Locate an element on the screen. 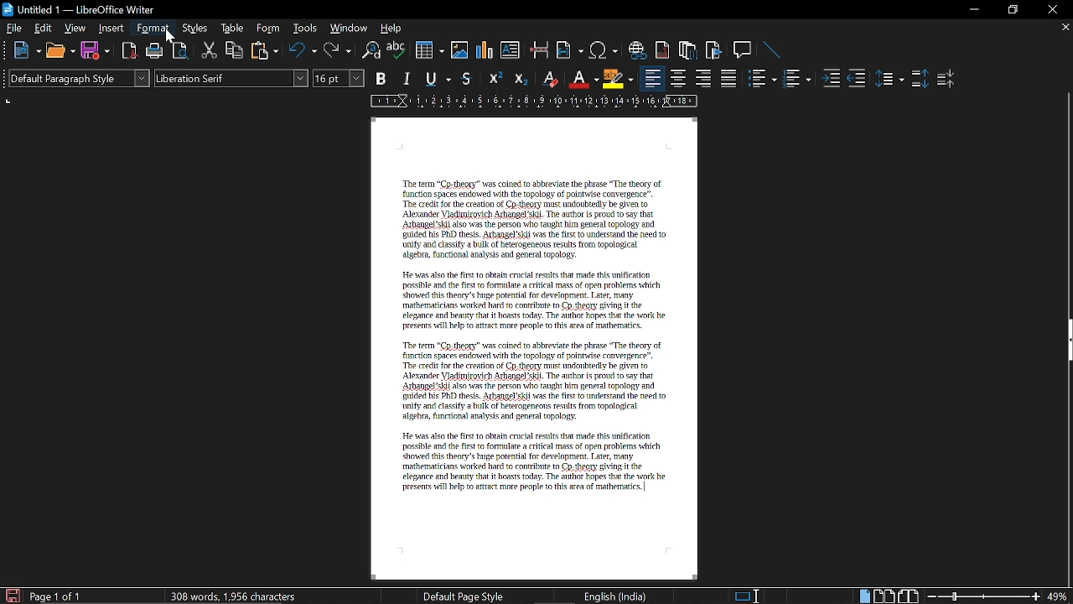 This screenshot has height=604, width=1073. insert diagram  is located at coordinates (486, 51).